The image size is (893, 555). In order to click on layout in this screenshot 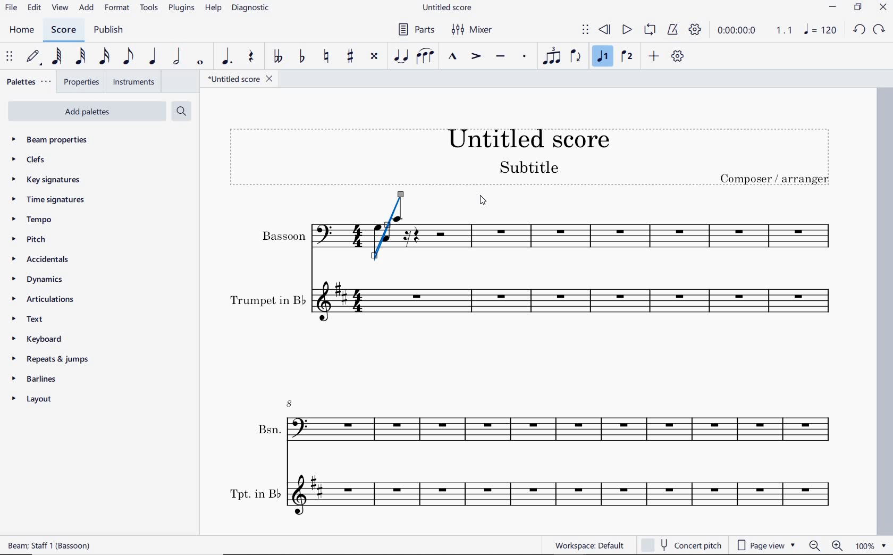, I will do `click(33, 400)`.